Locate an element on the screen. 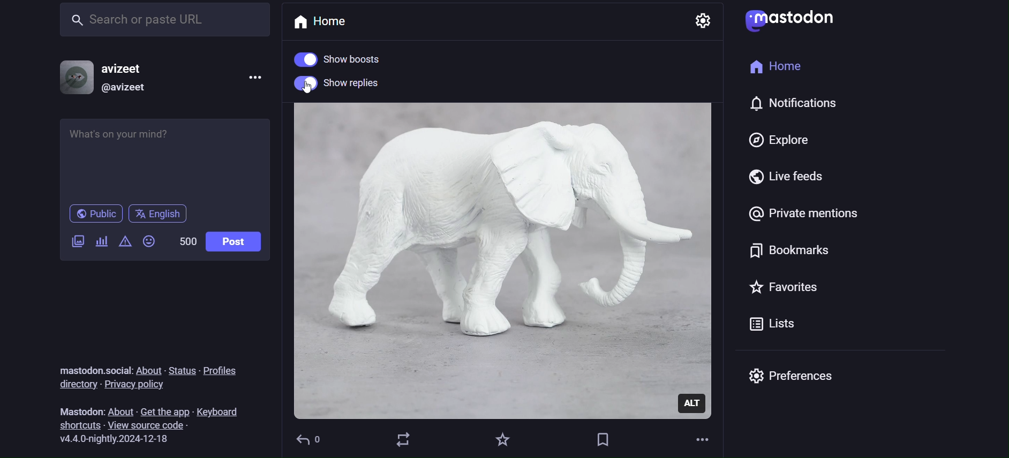 The image size is (1009, 458). text is located at coordinates (77, 410).